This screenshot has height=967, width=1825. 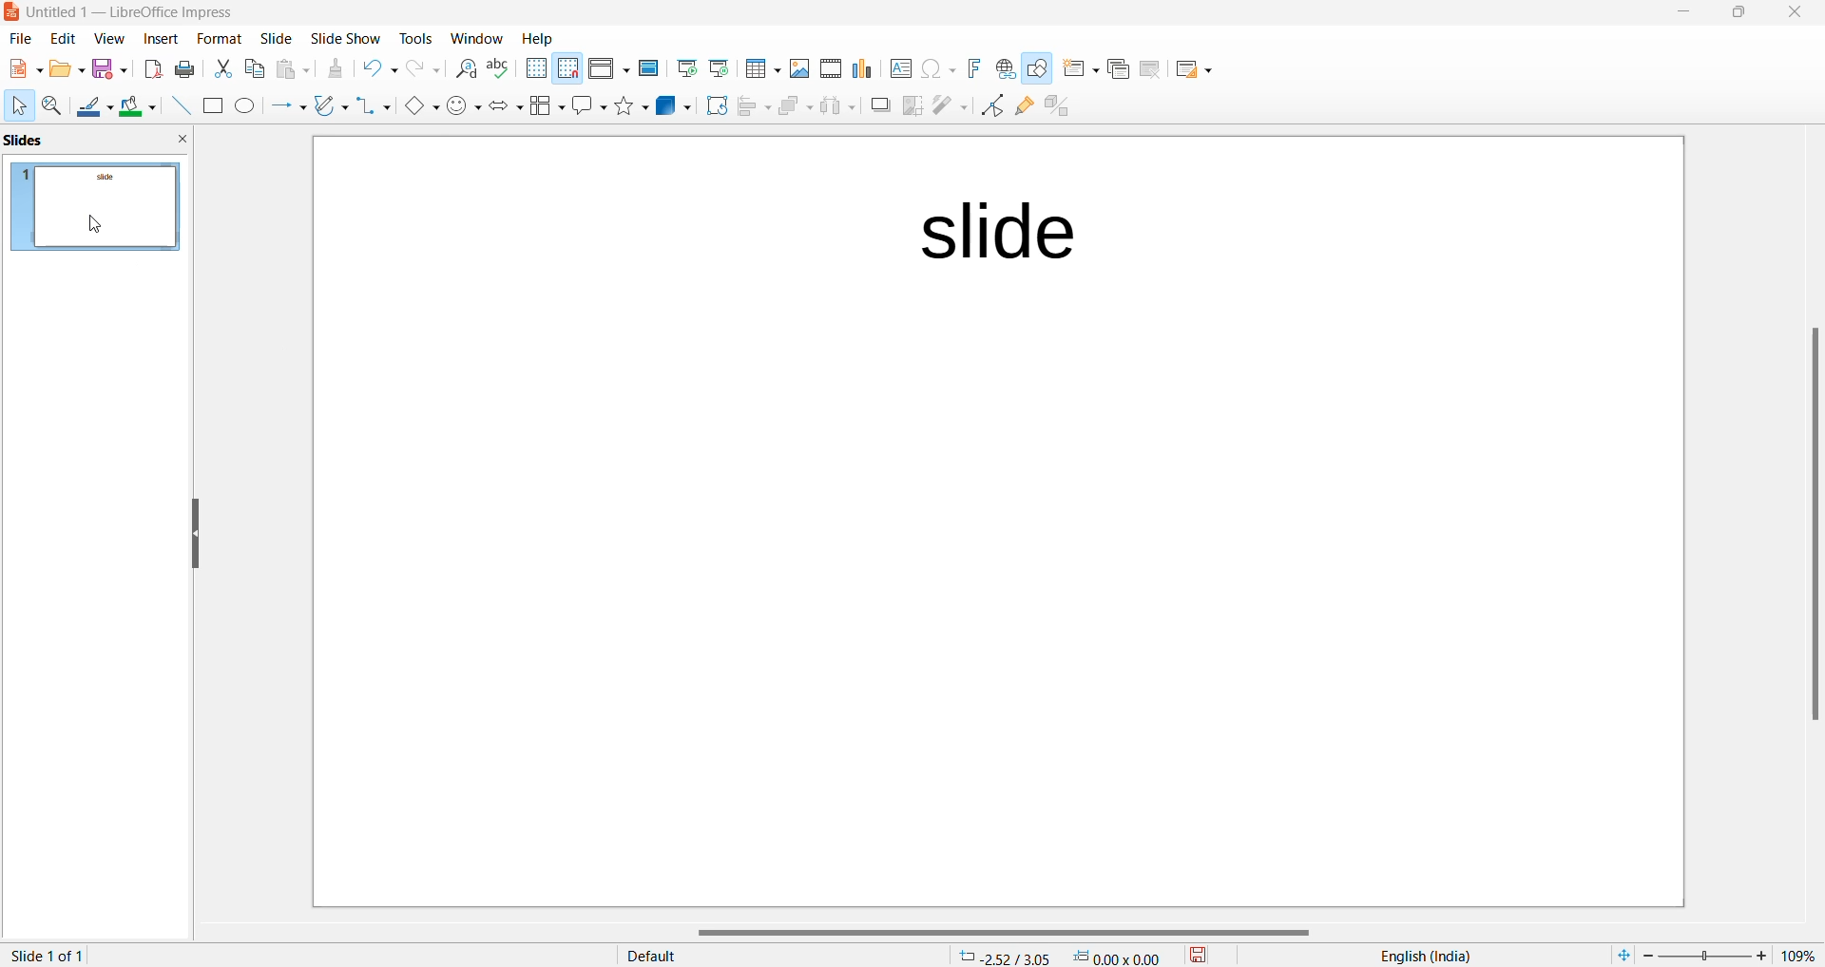 What do you see at coordinates (1800, 955) in the screenshot?
I see `zoom percentage` at bounding box center [1800, 955].